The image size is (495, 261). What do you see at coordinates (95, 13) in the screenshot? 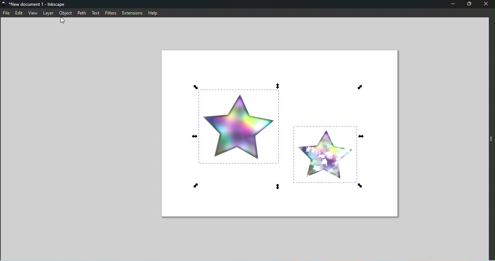
I see `Text` at bounding box center [95, 13].